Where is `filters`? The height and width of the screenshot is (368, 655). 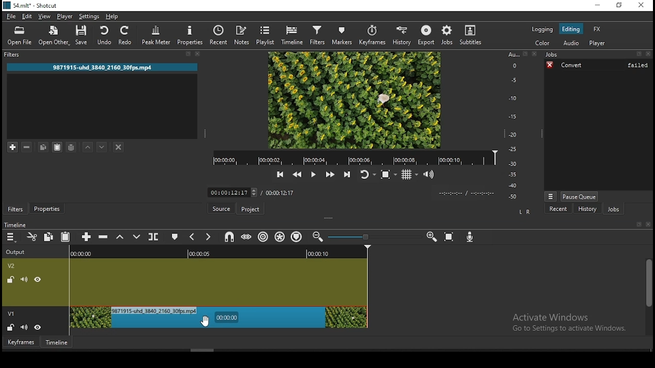
filters is located at coordinates (15, 209).